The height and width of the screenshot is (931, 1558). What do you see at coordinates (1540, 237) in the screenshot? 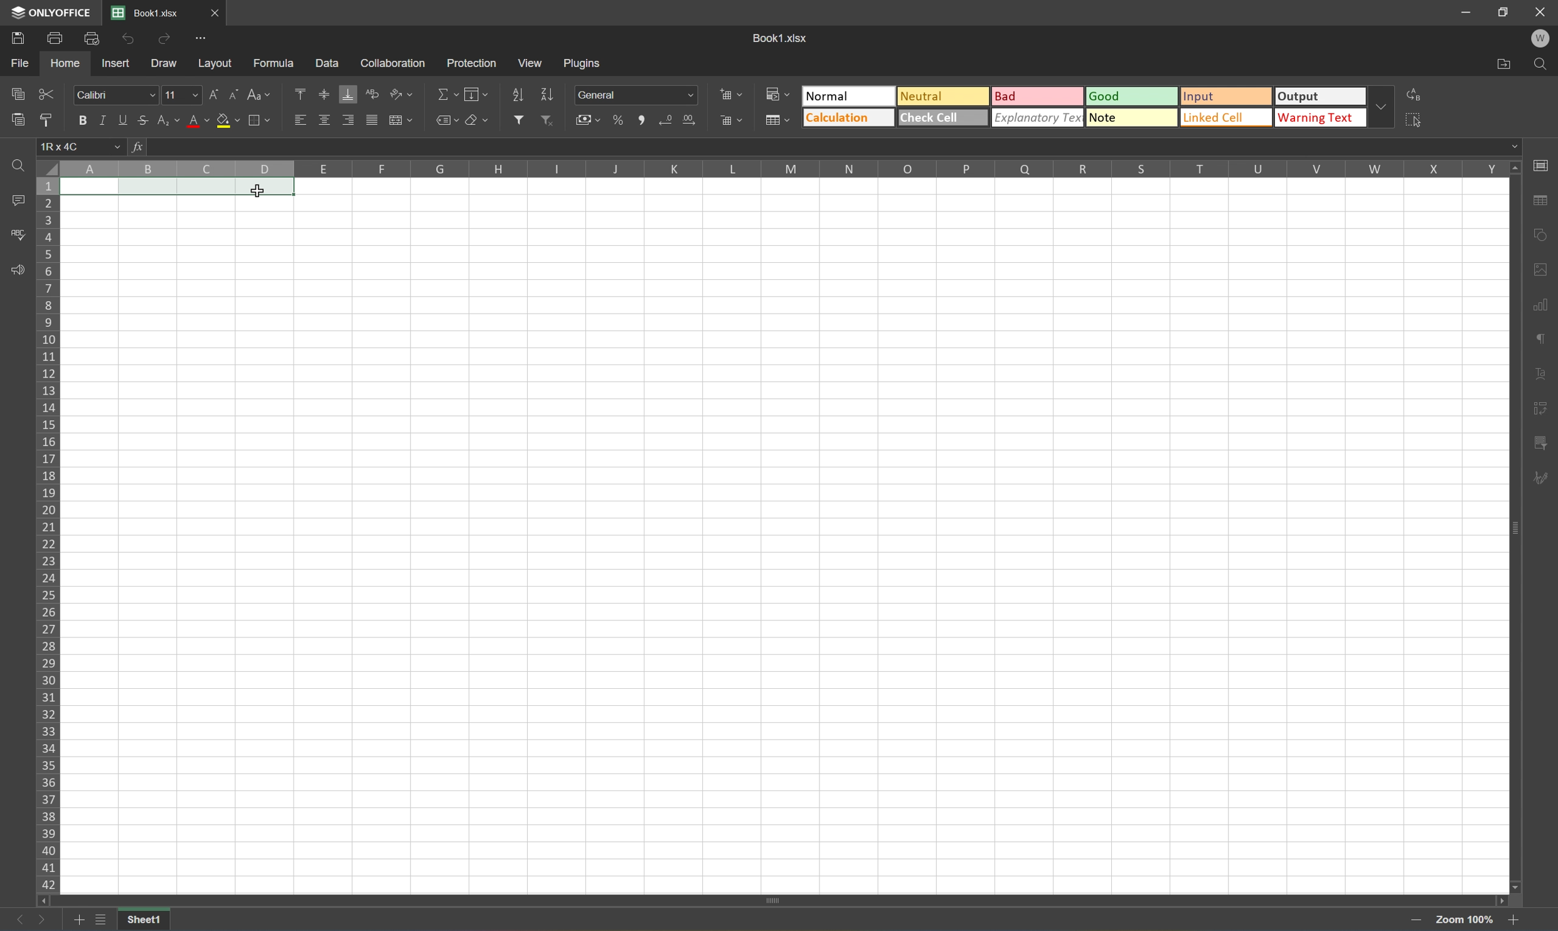
I see `Shape settings` at bounding box center [1540, 237].